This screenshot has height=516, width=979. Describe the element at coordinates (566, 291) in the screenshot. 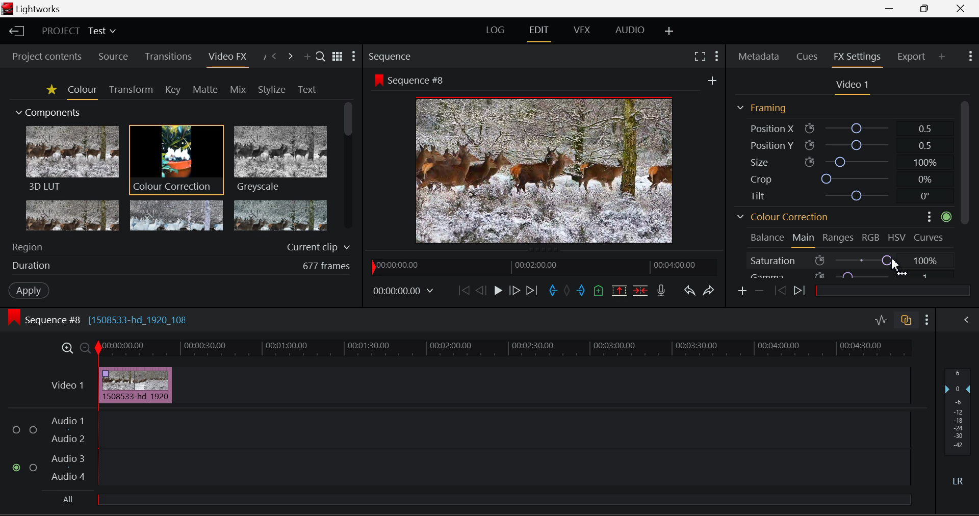

I see `Remove all marks` at that location.